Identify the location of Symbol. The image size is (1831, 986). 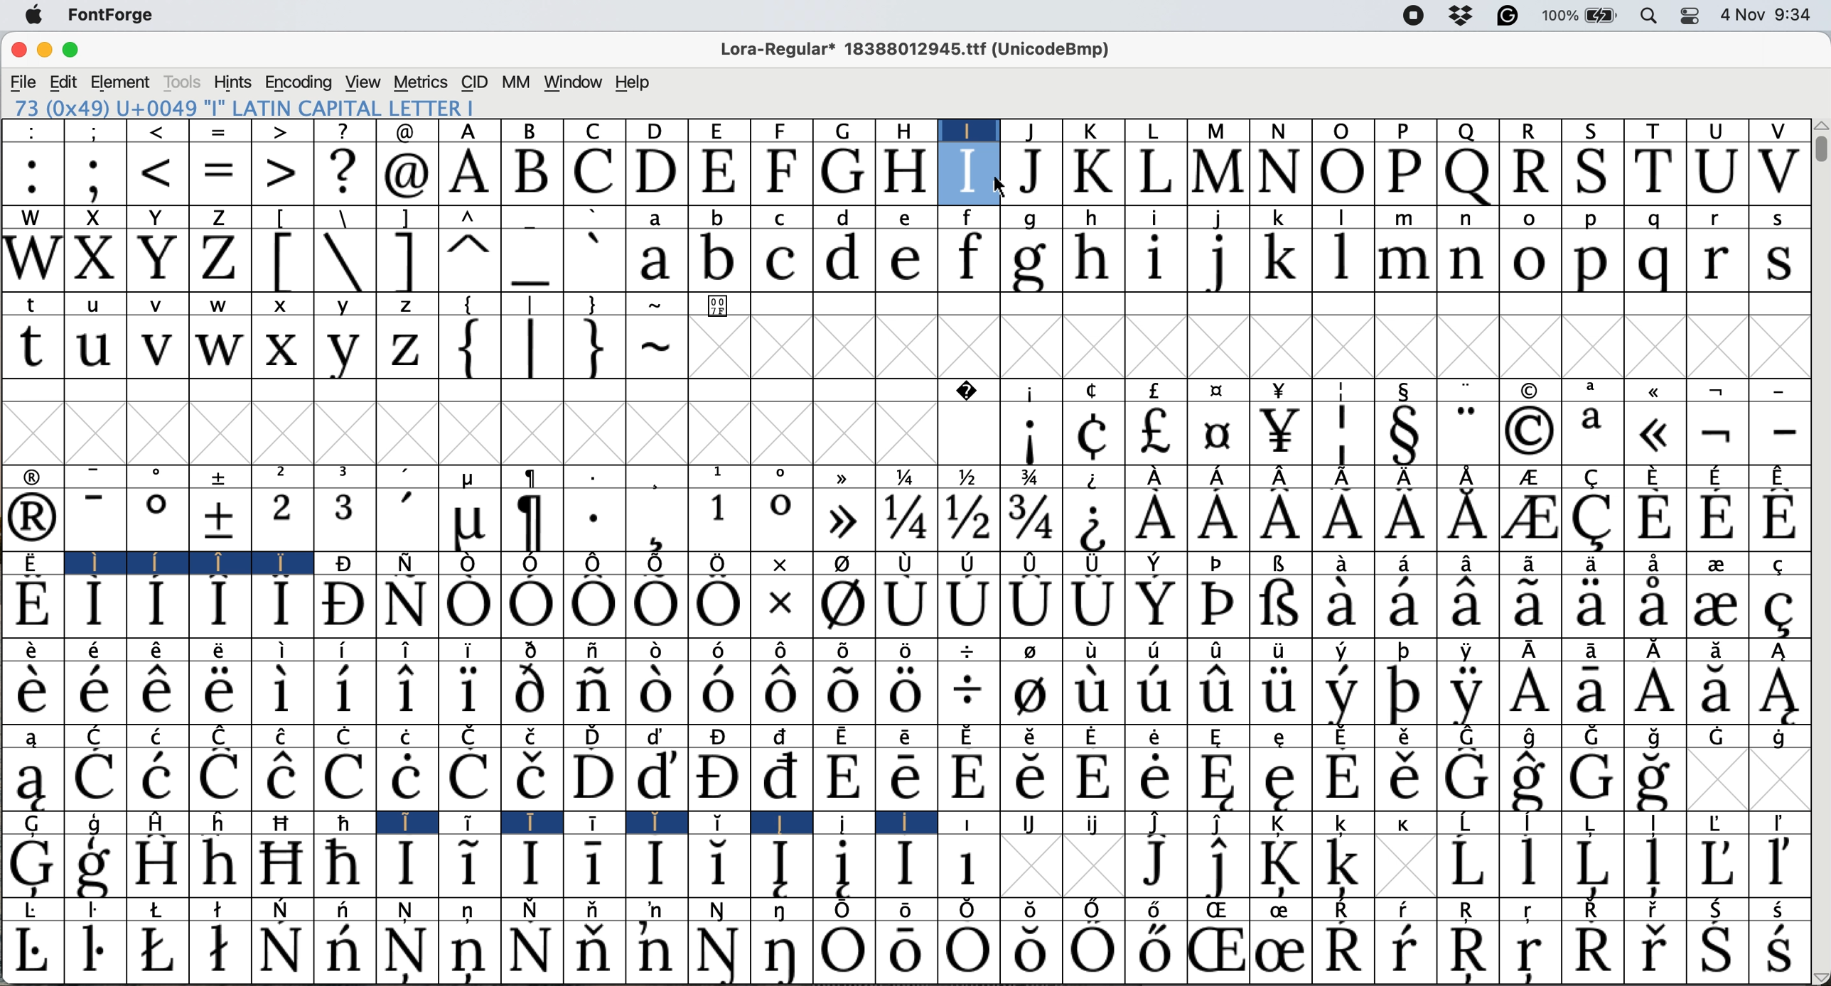
(657, 607).